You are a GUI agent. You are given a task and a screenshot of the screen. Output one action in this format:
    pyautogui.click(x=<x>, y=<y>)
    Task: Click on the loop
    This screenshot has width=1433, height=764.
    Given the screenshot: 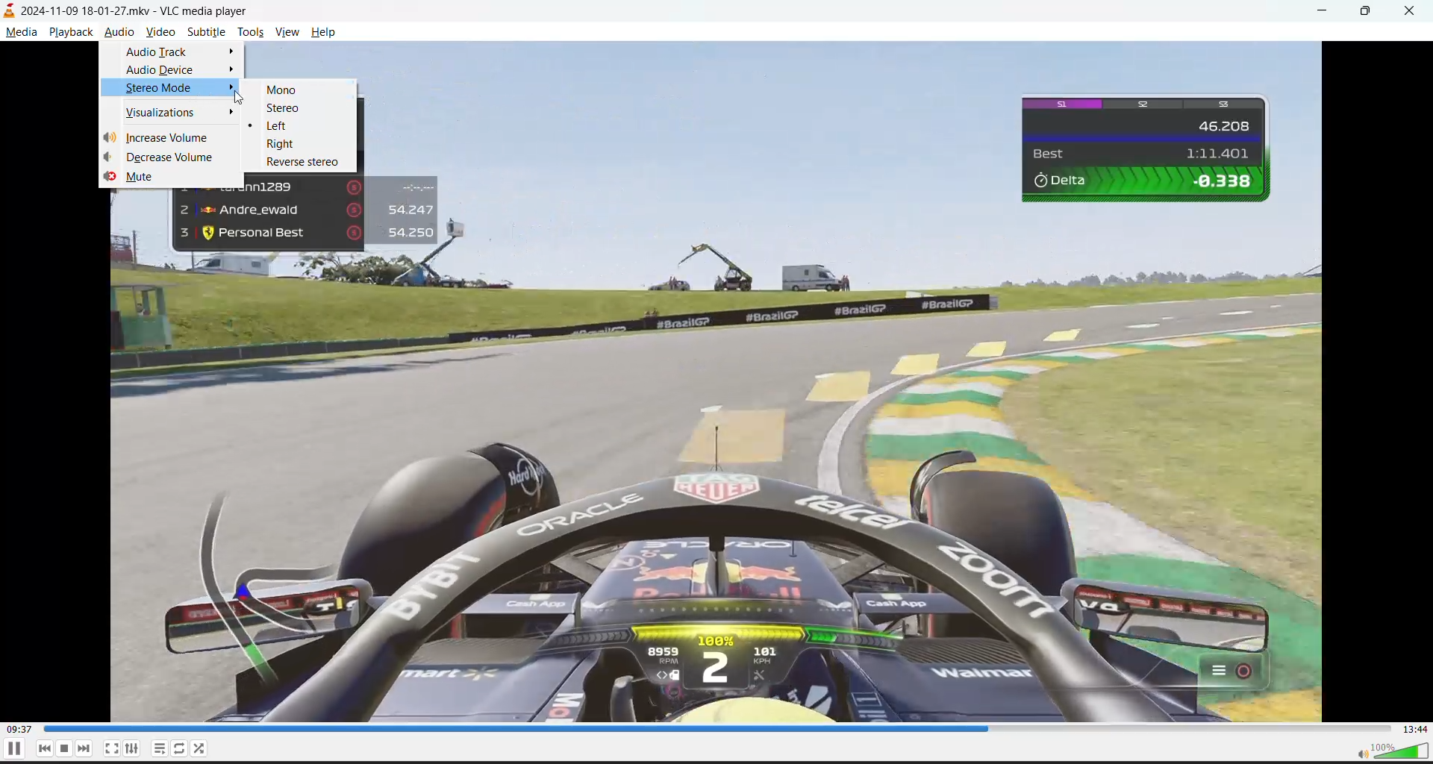 What is the action you would take?
    pyautogui.click(x=178, y=749)
    